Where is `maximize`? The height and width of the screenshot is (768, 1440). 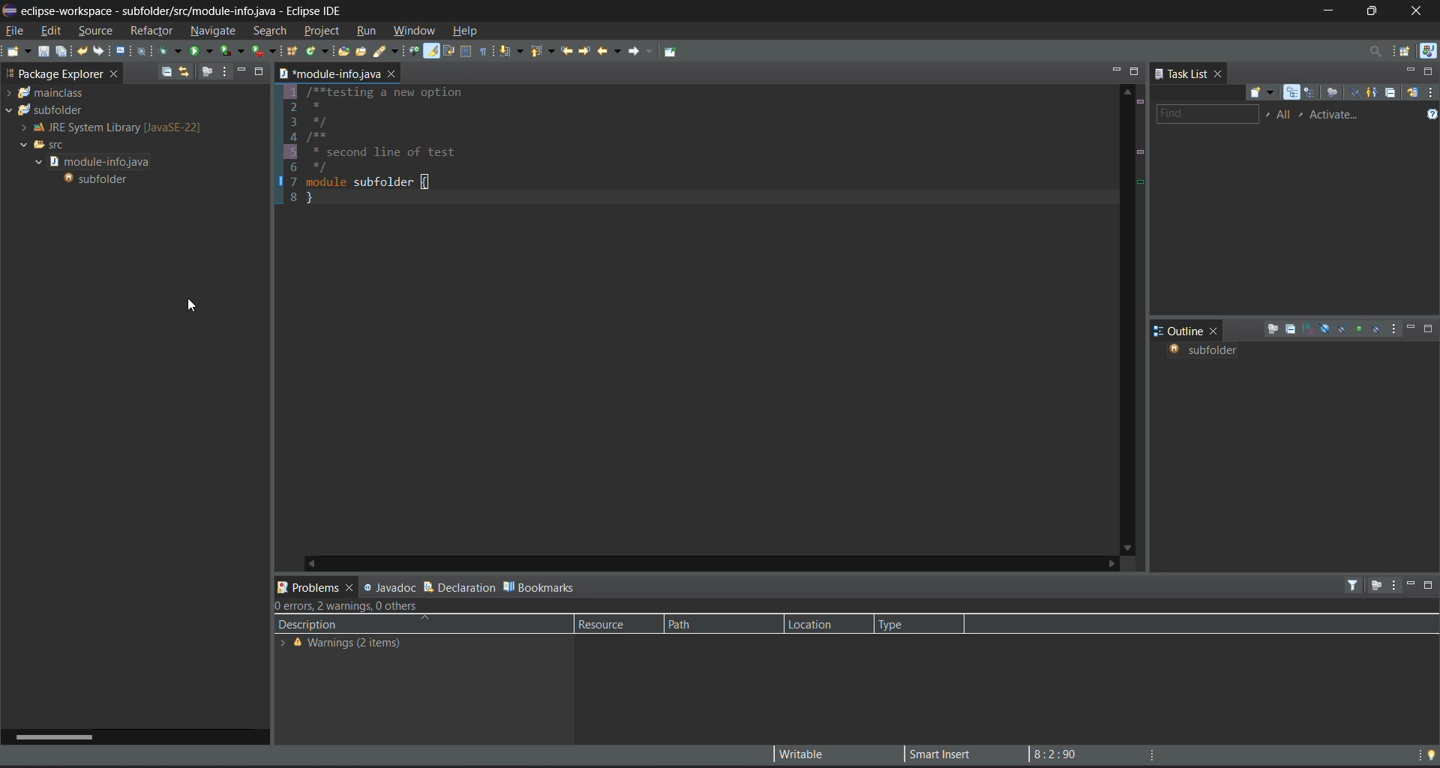
maximize is located at coordinates (1431, 587).